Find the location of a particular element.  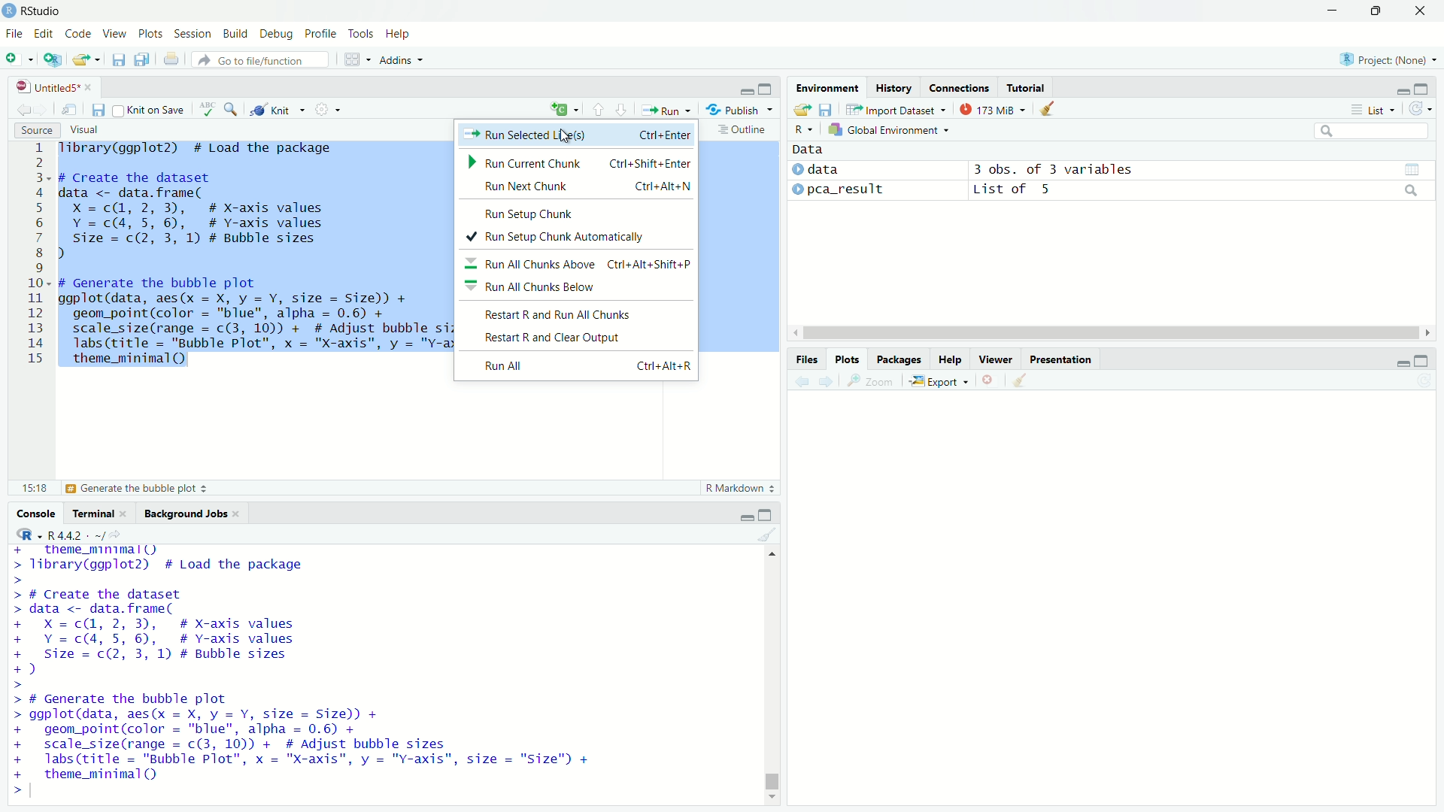

profile is located at coordinates (322, 35).